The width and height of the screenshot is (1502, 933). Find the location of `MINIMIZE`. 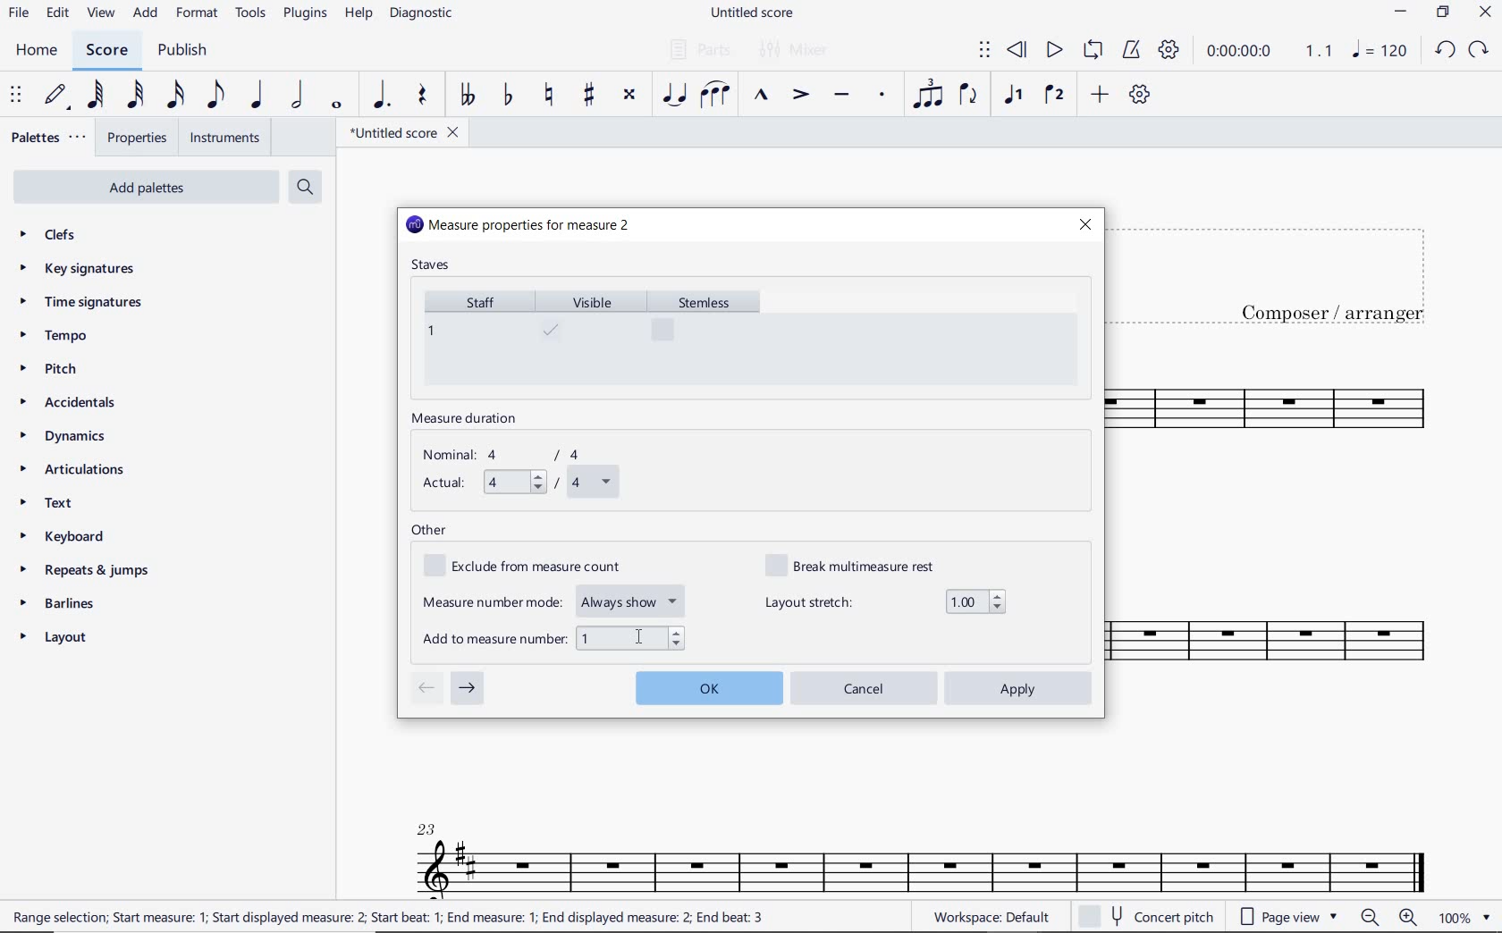

MINIMIZE is located at coordinates (1402, 14).